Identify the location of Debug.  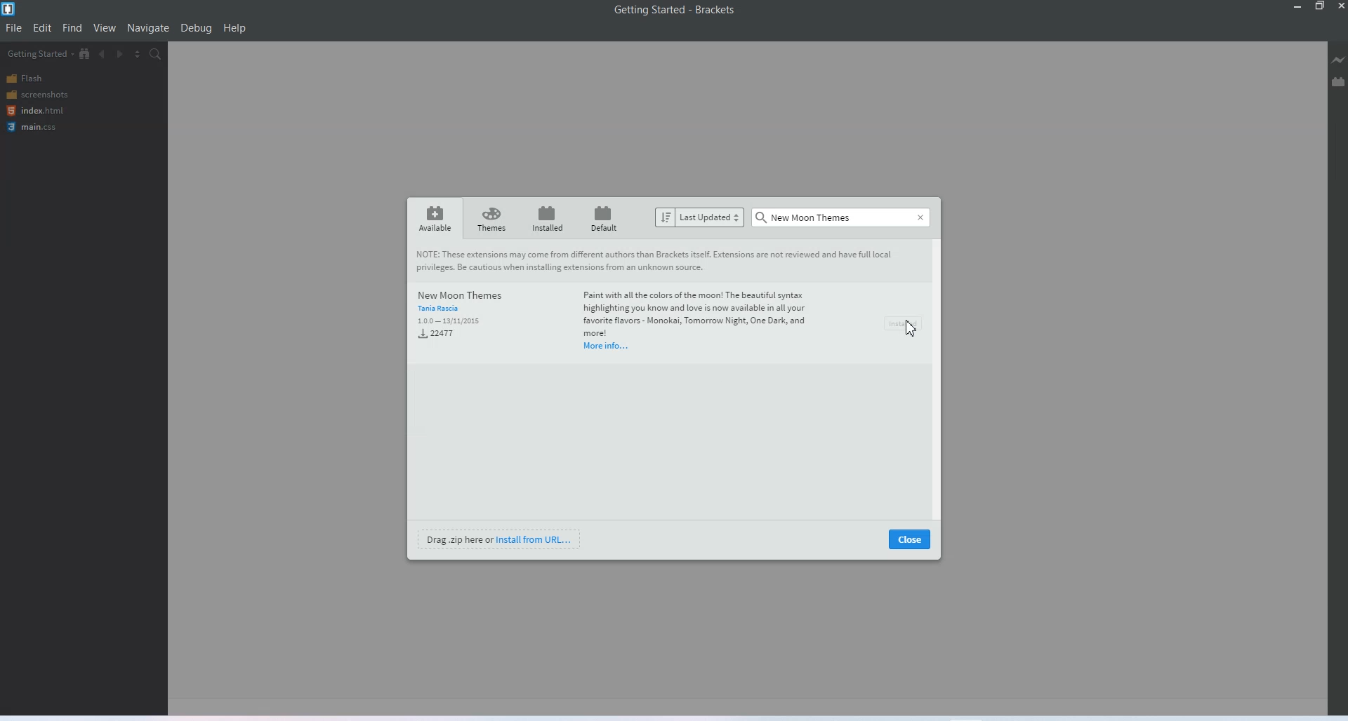
(197, 28).